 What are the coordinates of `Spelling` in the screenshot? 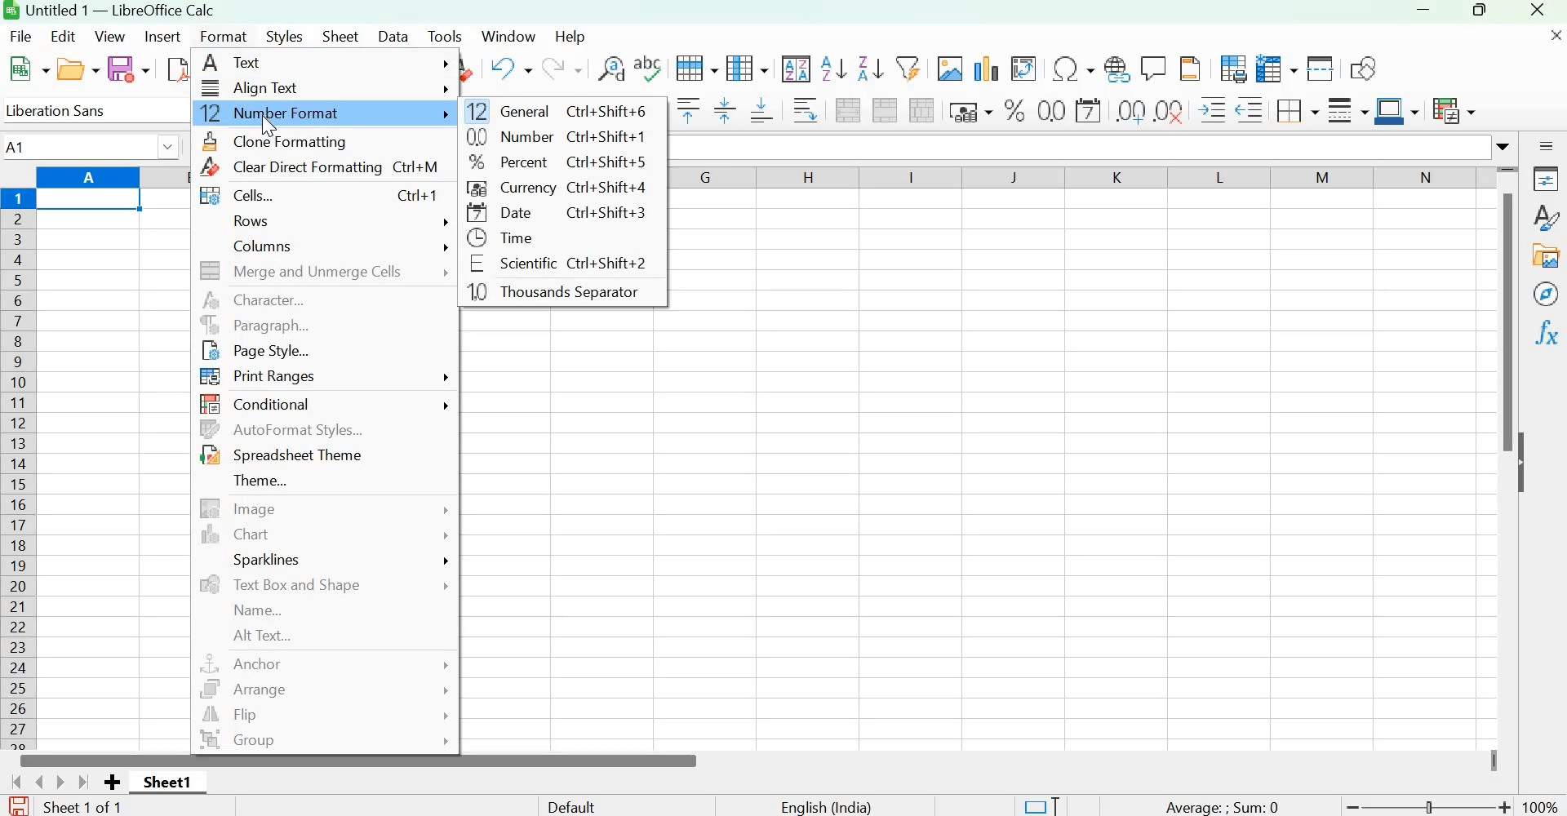 It's located at (649, 68).